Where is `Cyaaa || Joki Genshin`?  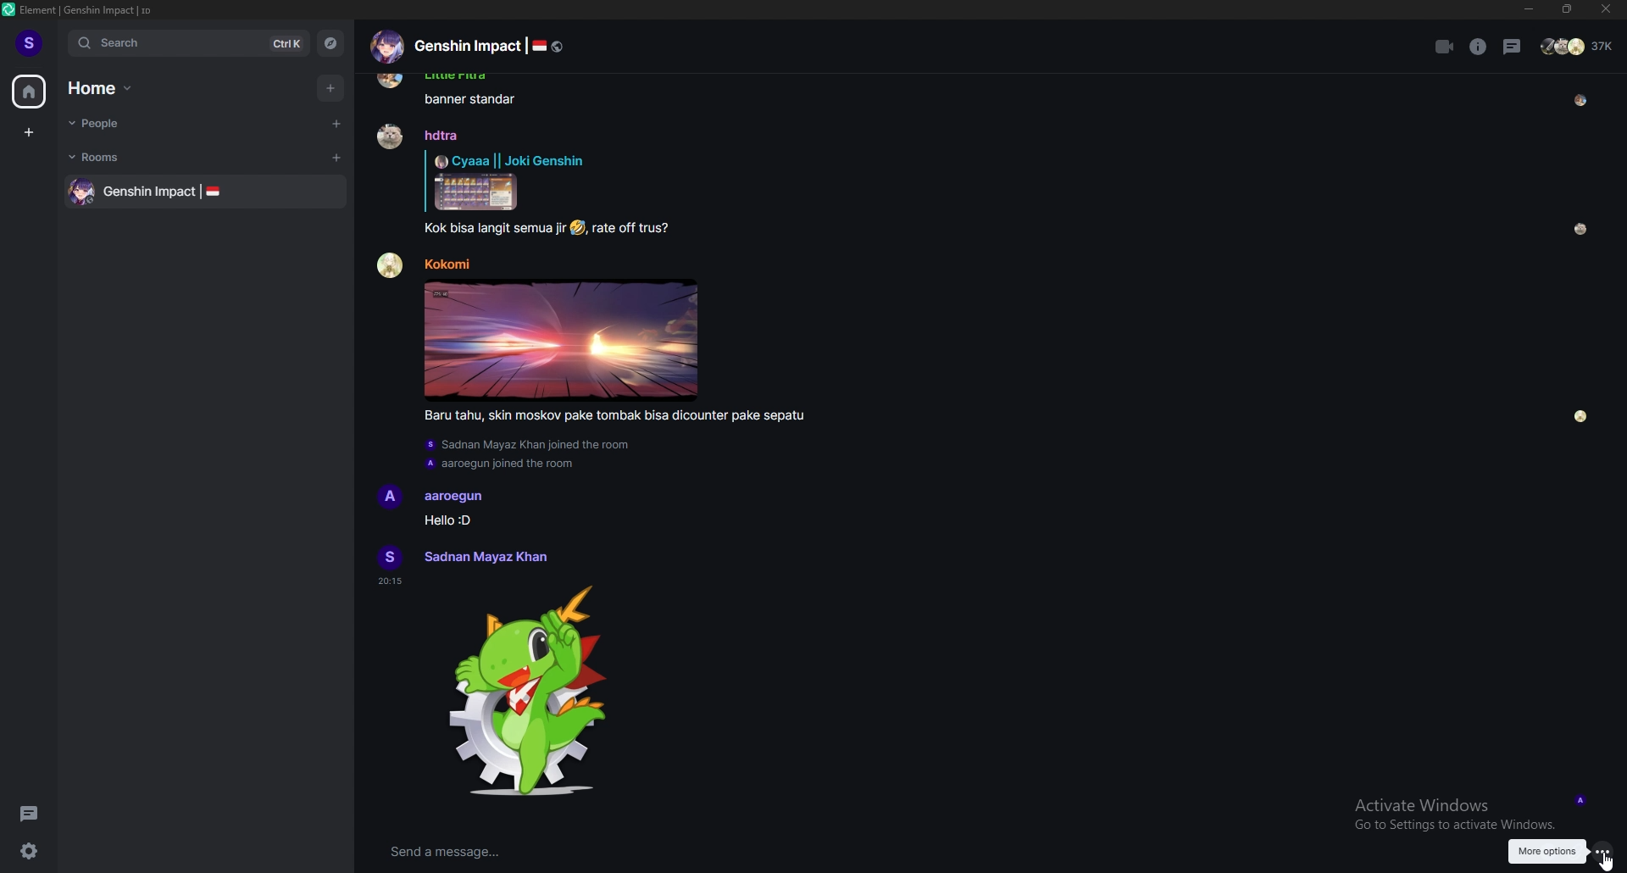 Cyaaa || Joki Genshin is located at coordinates (509, 160).